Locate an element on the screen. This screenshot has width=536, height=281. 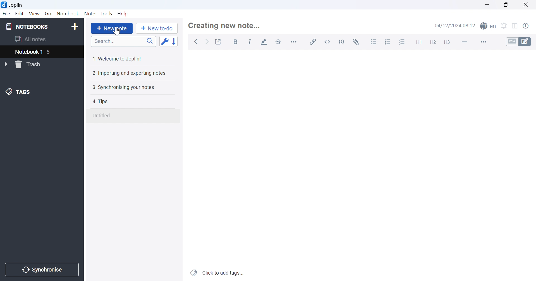
Synchronise is located at coordinates (43, 269).